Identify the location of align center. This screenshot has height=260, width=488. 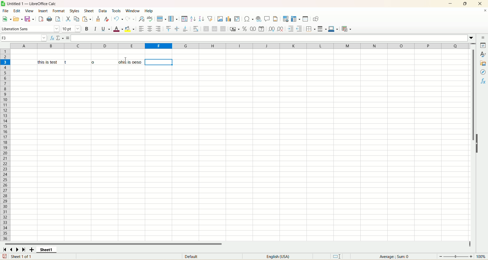
(177, 28).